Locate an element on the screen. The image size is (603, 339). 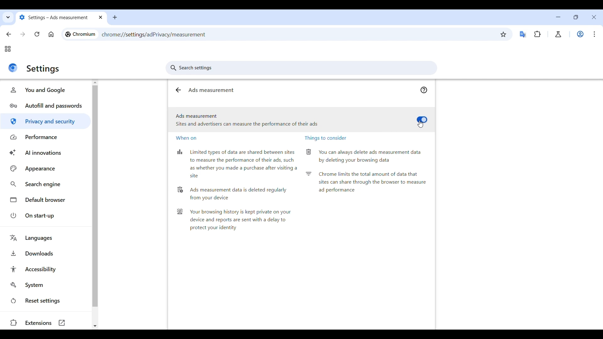
Logo of current site is located at coordinates (13, 68).